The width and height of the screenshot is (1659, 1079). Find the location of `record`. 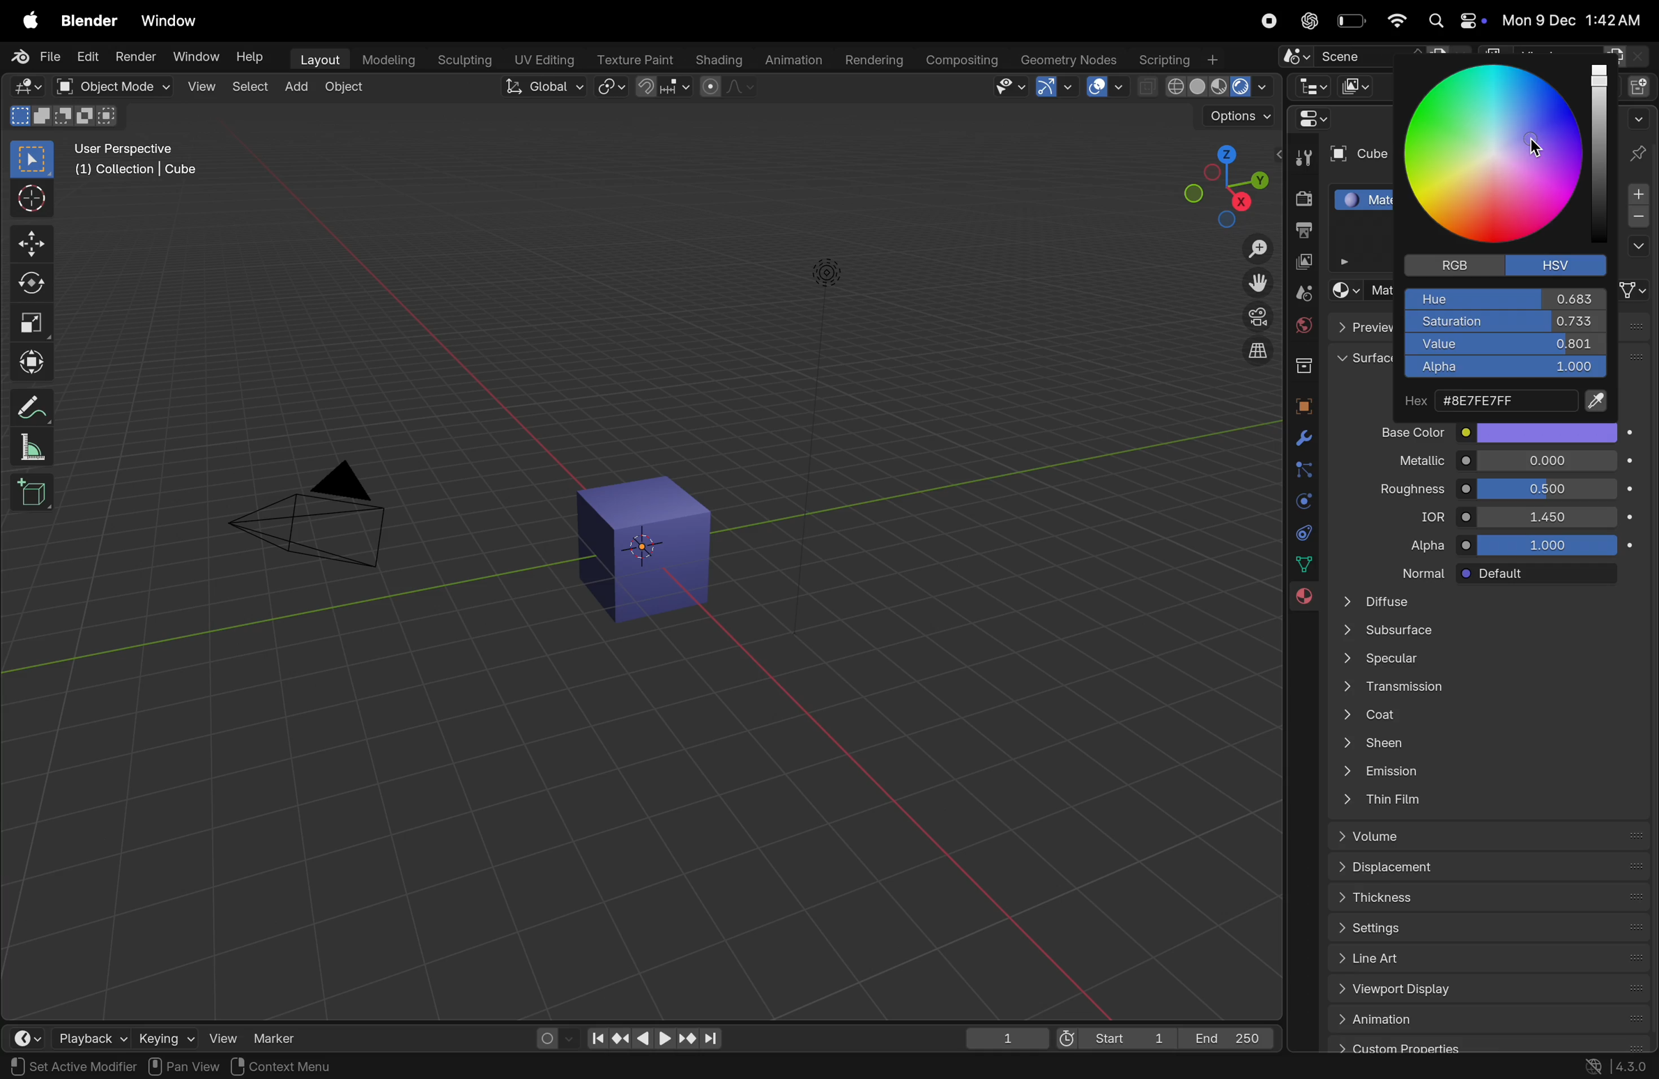

record is located at coordinates (1264, 20).